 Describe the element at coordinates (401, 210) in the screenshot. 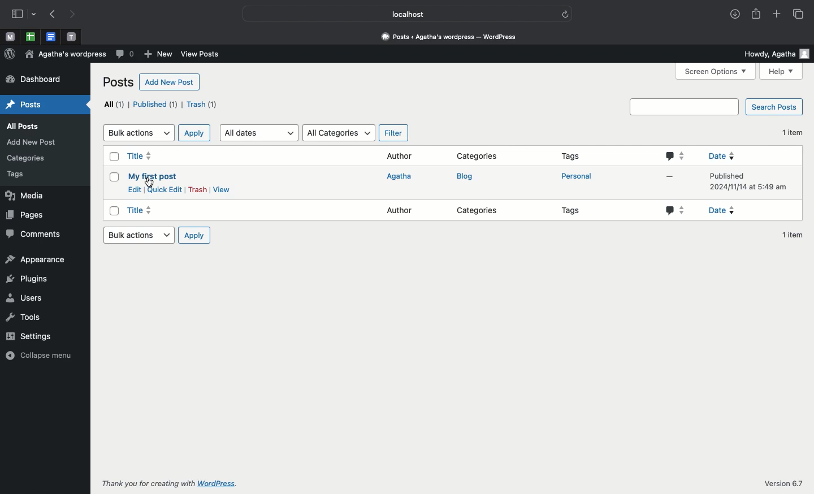

I see `Author` at that location.